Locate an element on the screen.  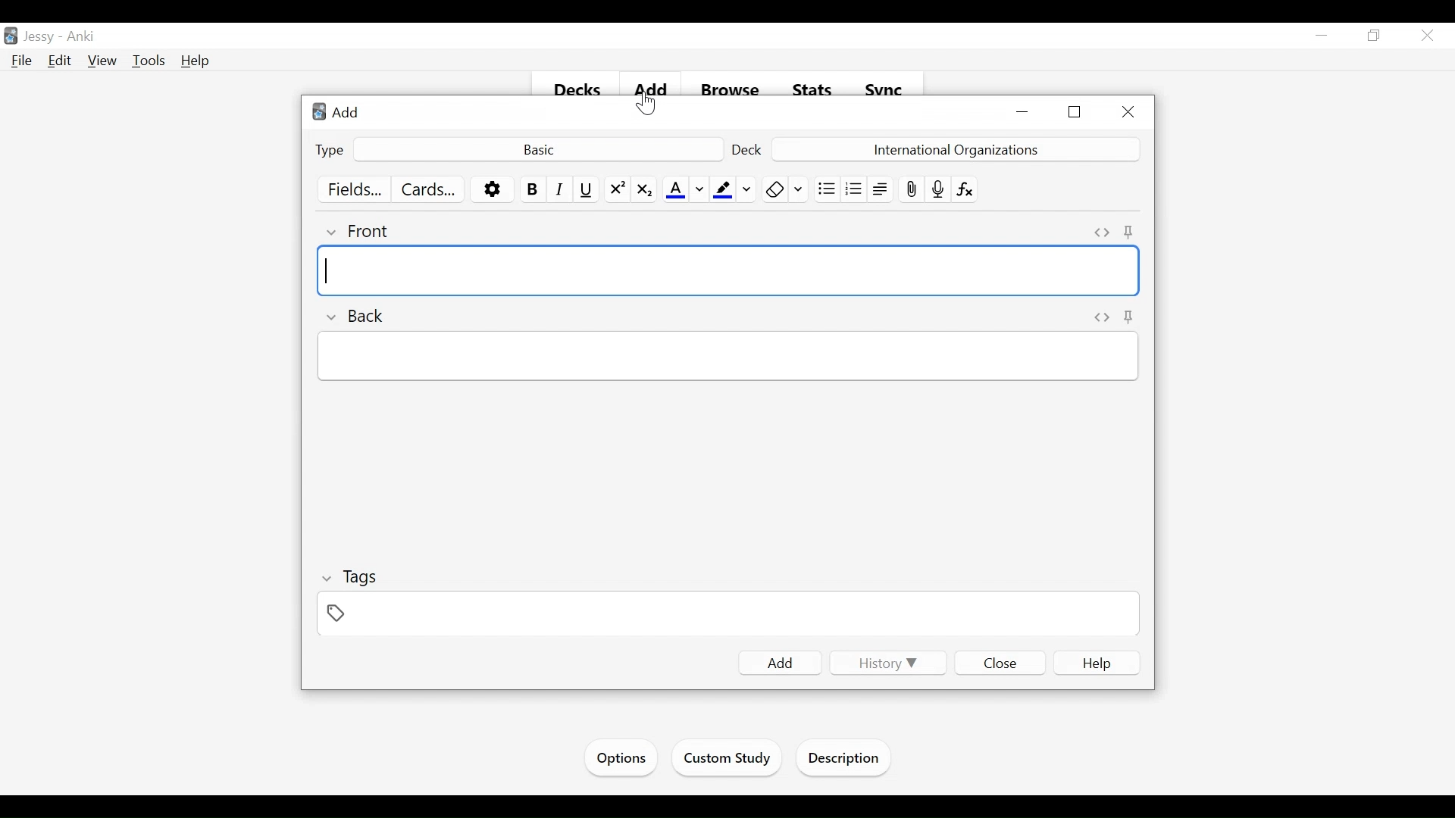
cursor is located at coordinates (643, 109).